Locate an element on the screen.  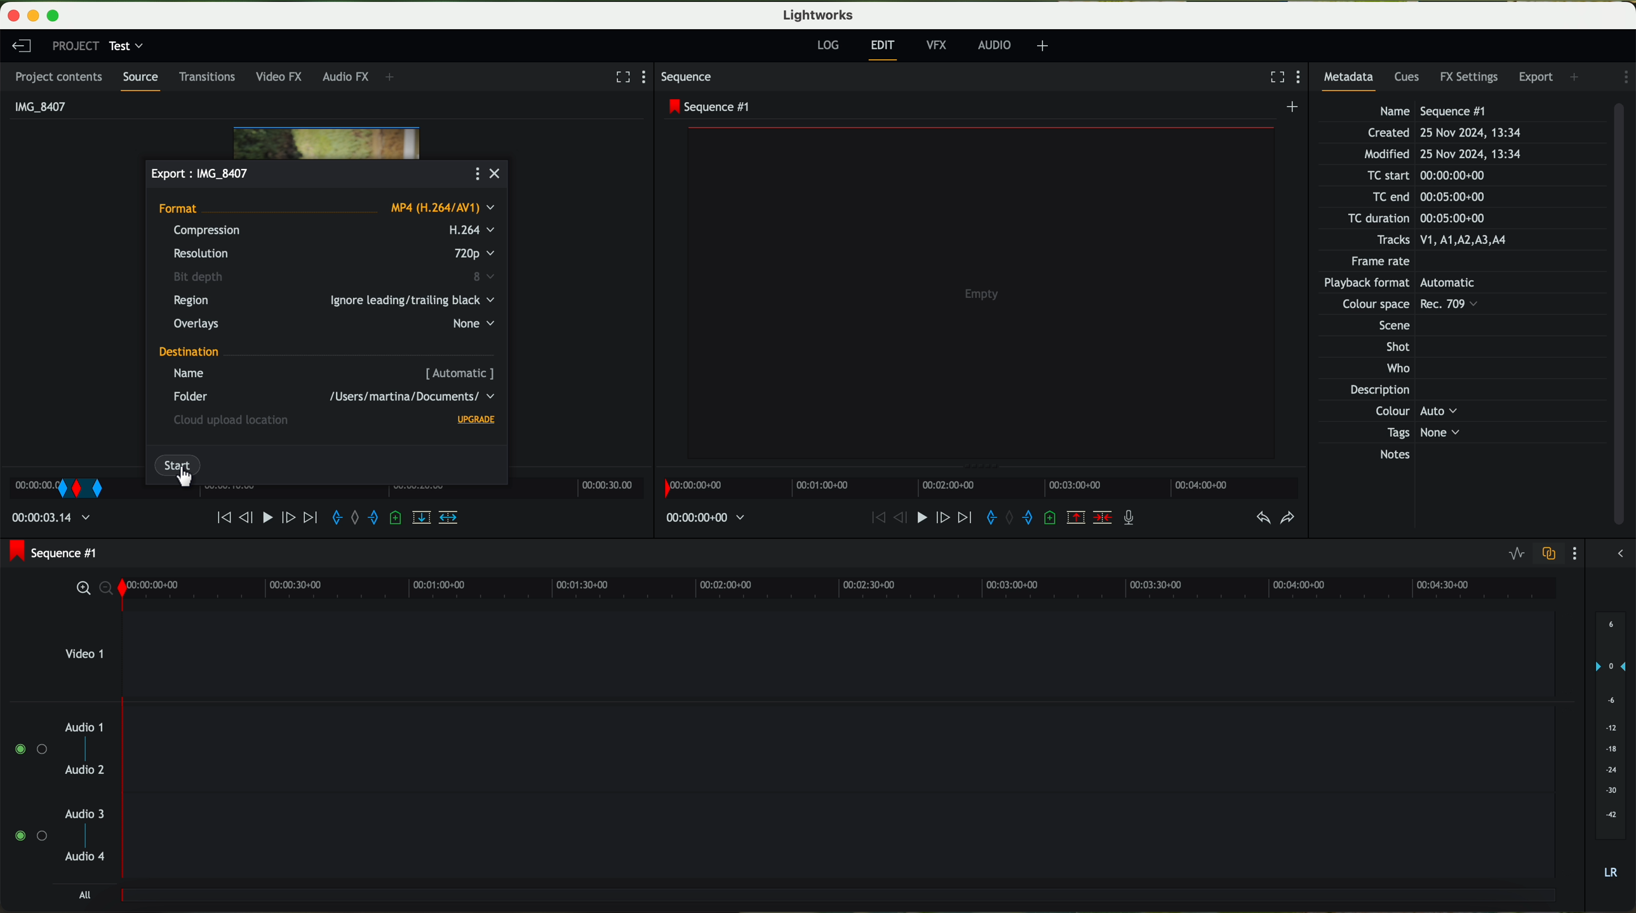
add an out mark is located at coordinates (1022, 518).